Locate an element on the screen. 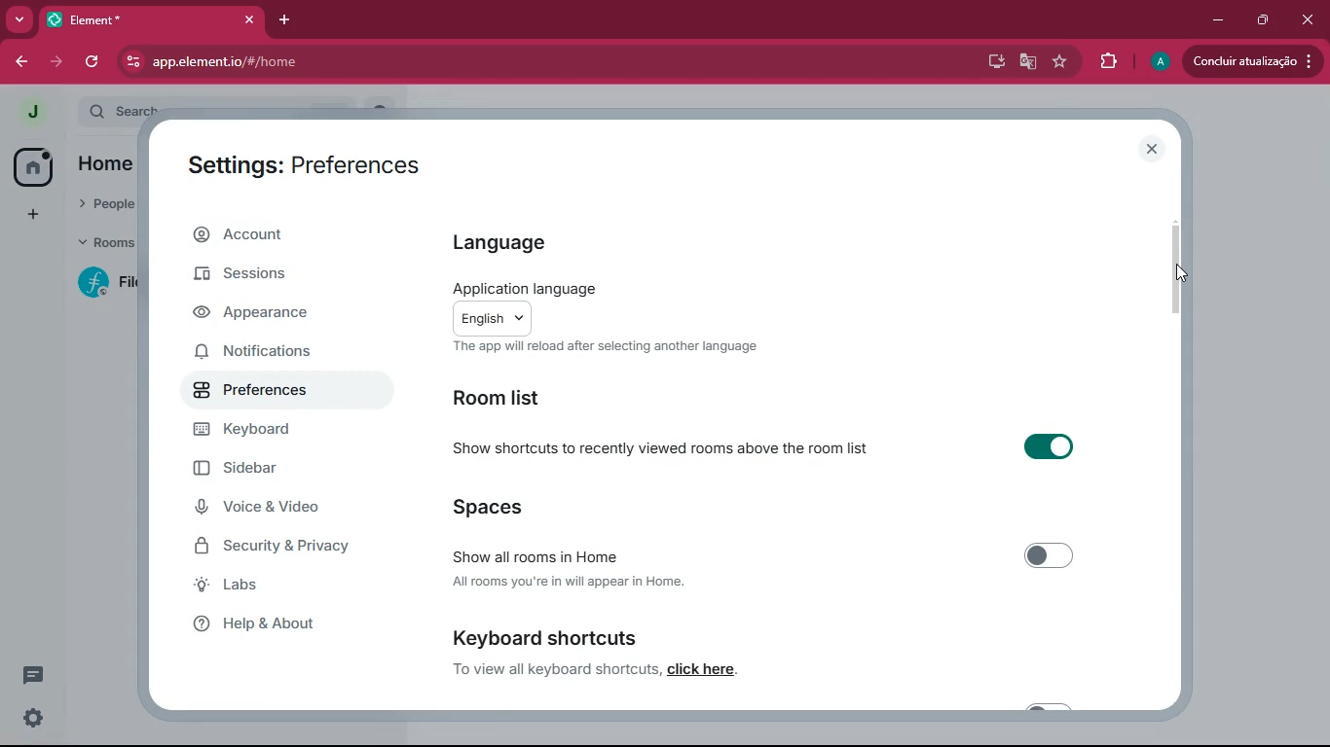  Show all rooms in Home is located at coordinates (783, 556).